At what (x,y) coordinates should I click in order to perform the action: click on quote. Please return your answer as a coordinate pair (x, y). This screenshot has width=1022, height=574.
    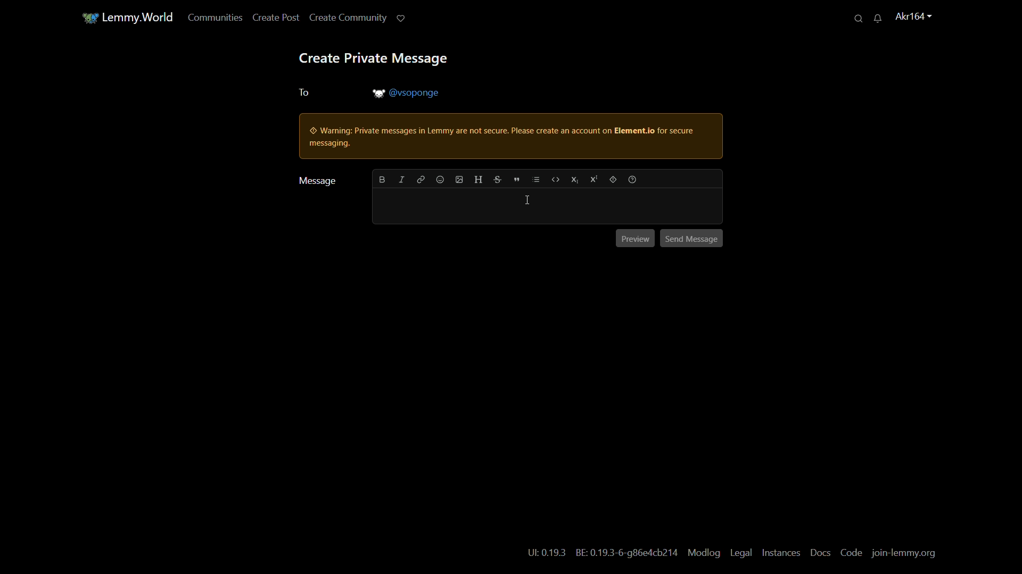
    Looking at the image, I should click on (515, 180).